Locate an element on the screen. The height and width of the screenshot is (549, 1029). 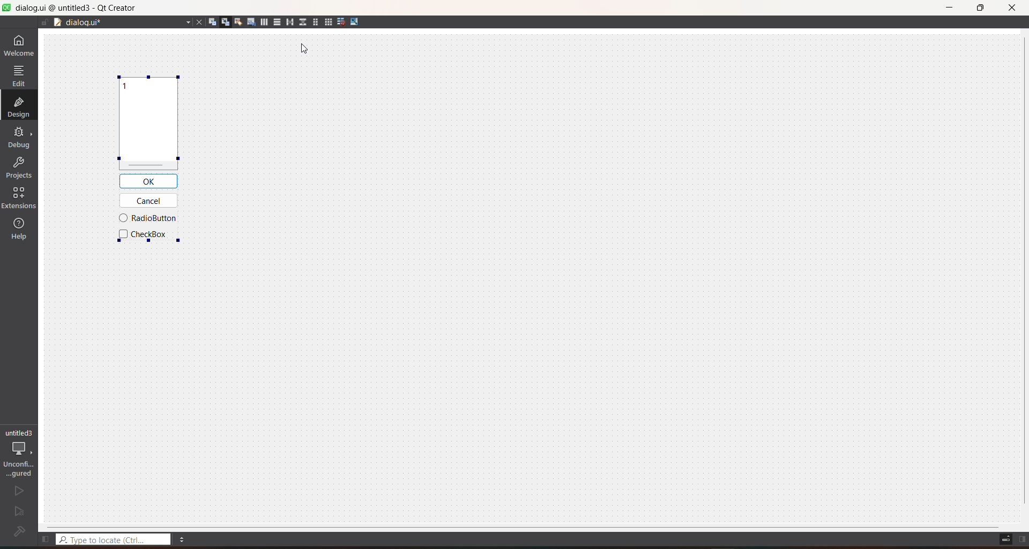
current file name is located at coordinates (127, 22).